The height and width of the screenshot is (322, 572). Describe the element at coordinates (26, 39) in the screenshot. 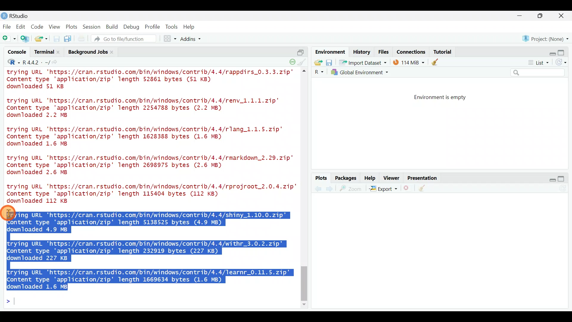

I see `Create a project` at that location.